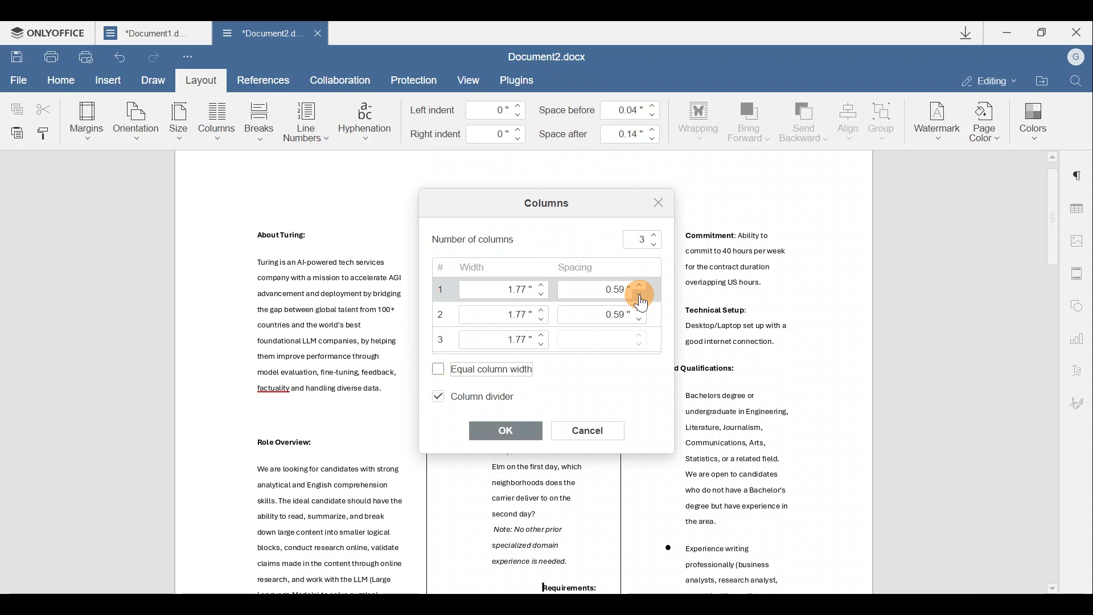 The height and width of the screenshot is (615, 1093). What do you see at coordinates (532, 516) in the screenshot?
I see `Elm onthe first day, which
neighborhoods does the
carrier deliver to onthe
second day?
Note: No other prior
specialized domain
experience is needed.

| ——` at bounding box center [532, 516].